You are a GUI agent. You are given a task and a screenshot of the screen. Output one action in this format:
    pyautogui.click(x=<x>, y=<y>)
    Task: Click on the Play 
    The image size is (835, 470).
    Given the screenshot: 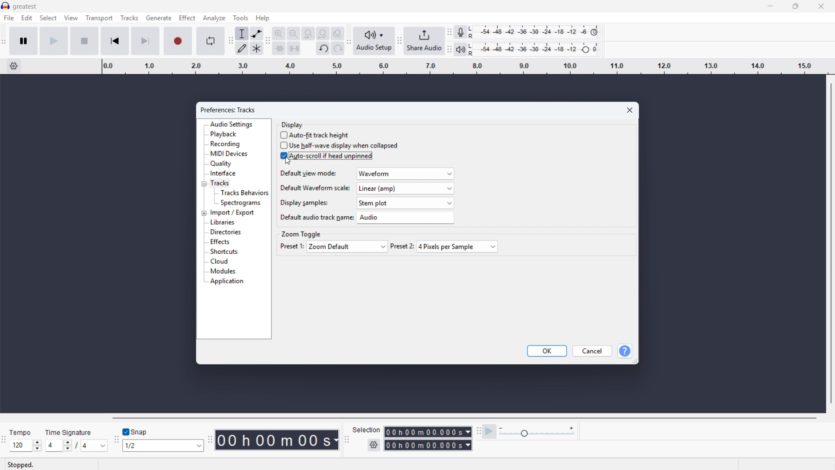 What is the action you would take?
    pyautogui.click(x=54, y=41)
    